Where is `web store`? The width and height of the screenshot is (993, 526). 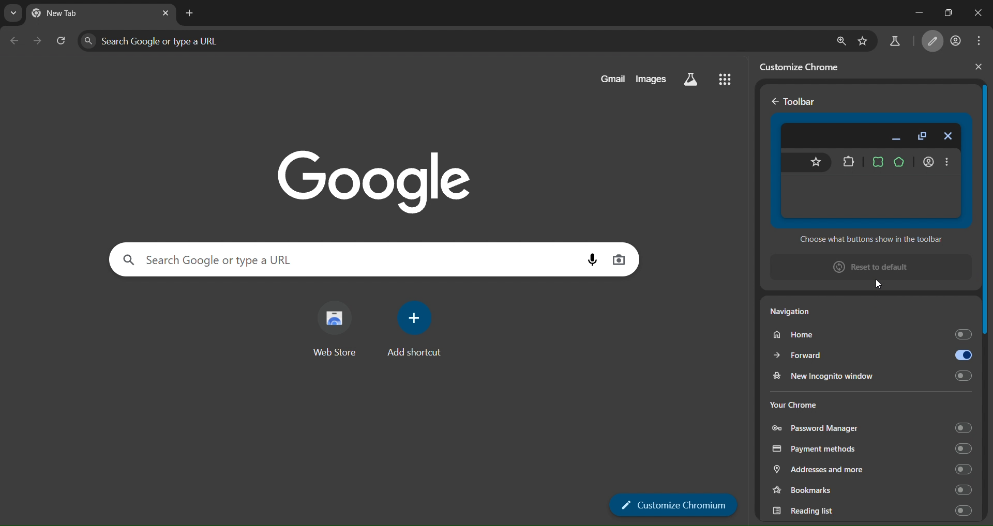 web store is located at coordinates (335, 328).